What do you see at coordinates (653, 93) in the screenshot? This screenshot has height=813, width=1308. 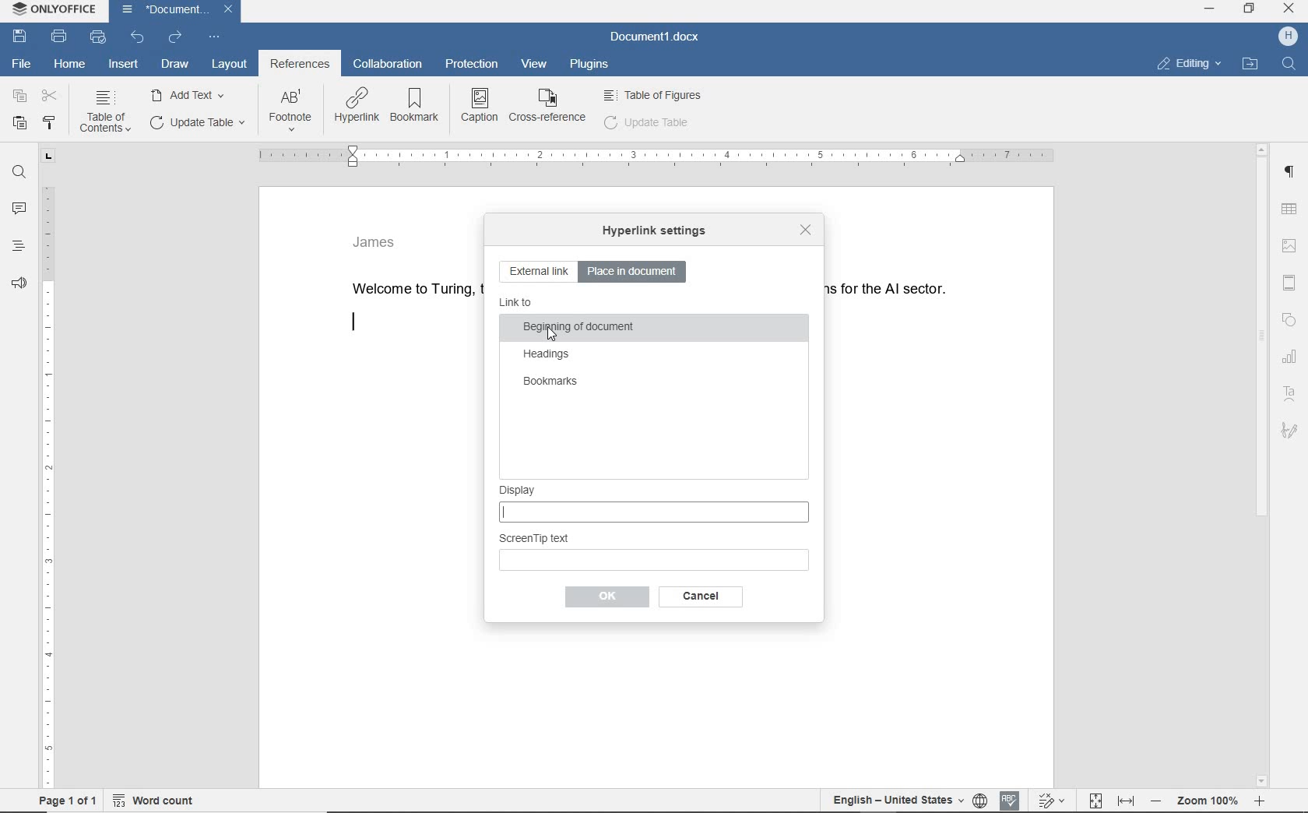 I see `Table of figures` at bounding box center [653, 93].